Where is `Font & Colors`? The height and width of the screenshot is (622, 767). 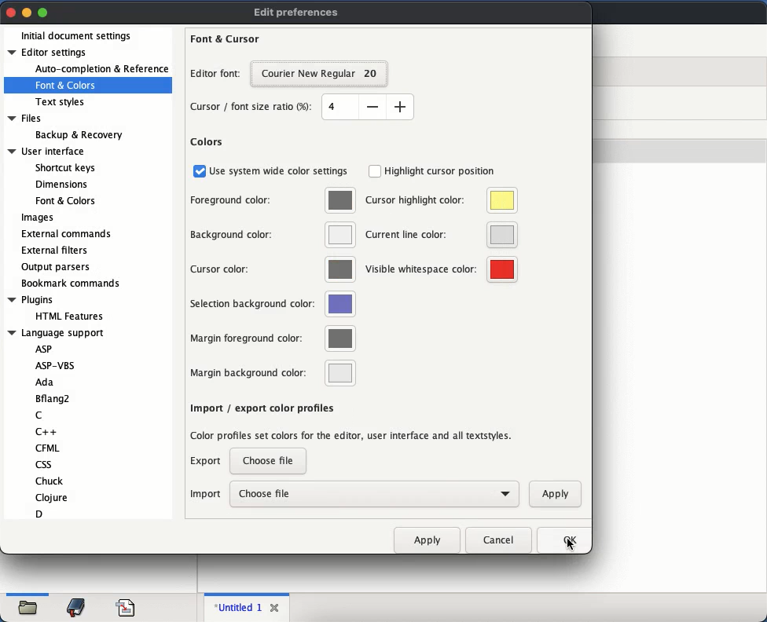 Font & Colors is located at coordinates (64, 200).